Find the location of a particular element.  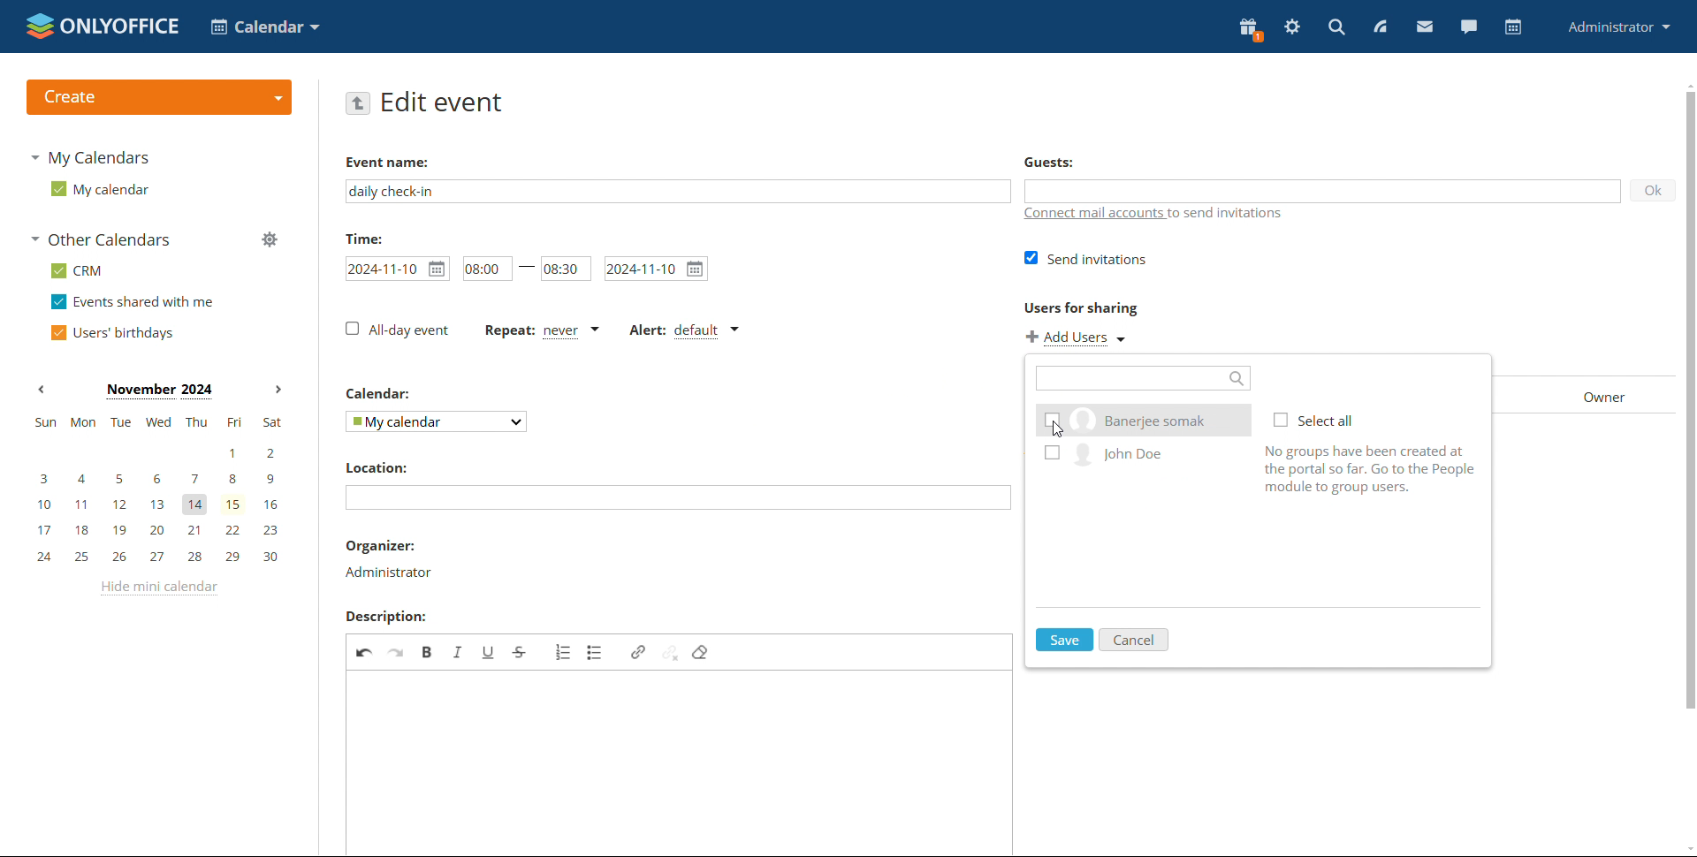

user 1 is located at coordinates (1142, 419).